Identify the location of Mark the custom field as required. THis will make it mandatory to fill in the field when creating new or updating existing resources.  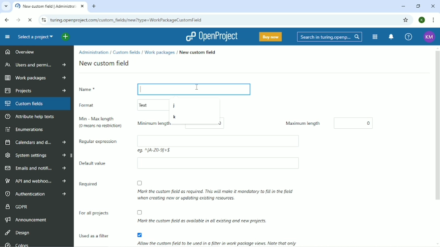
(212, 189).